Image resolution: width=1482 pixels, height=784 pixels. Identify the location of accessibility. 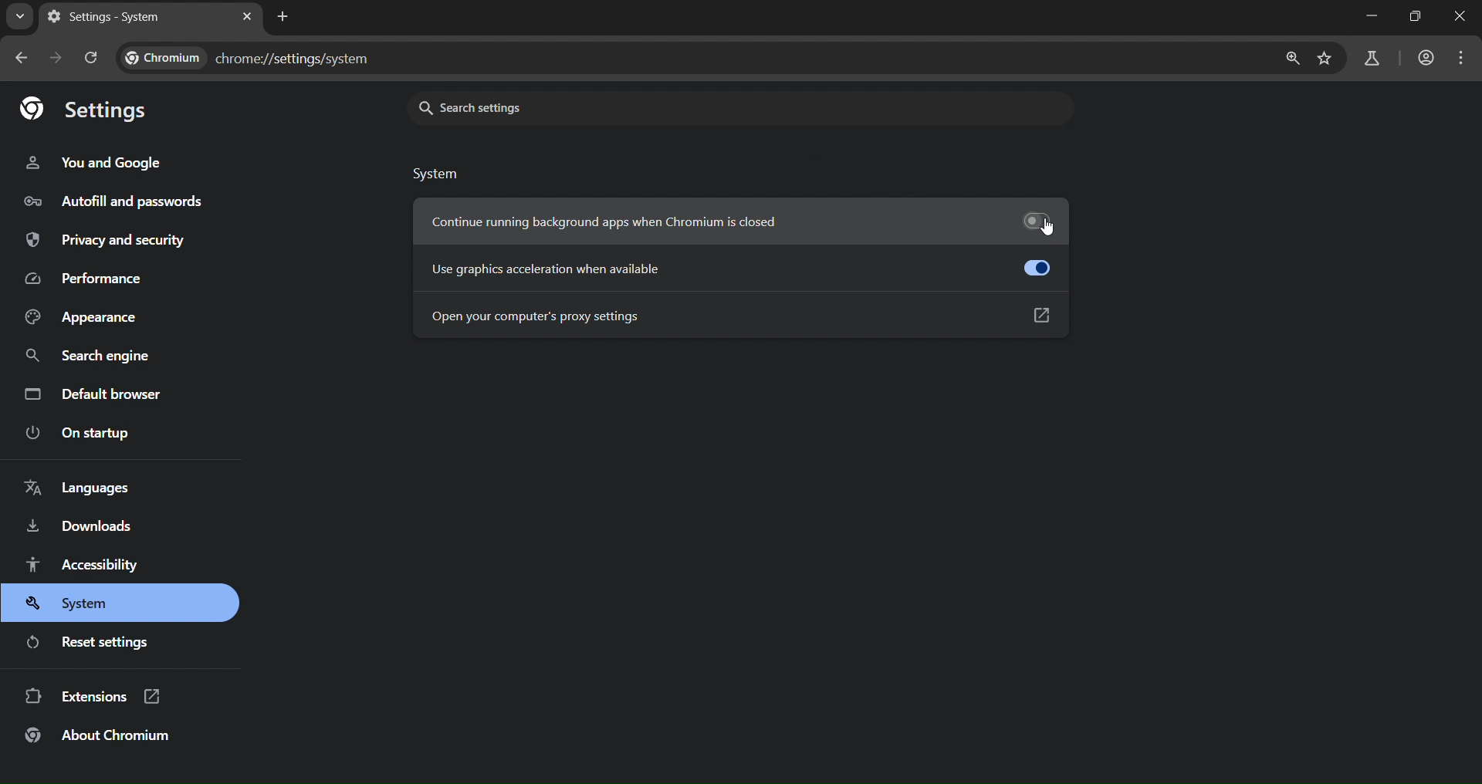
(88, 566).